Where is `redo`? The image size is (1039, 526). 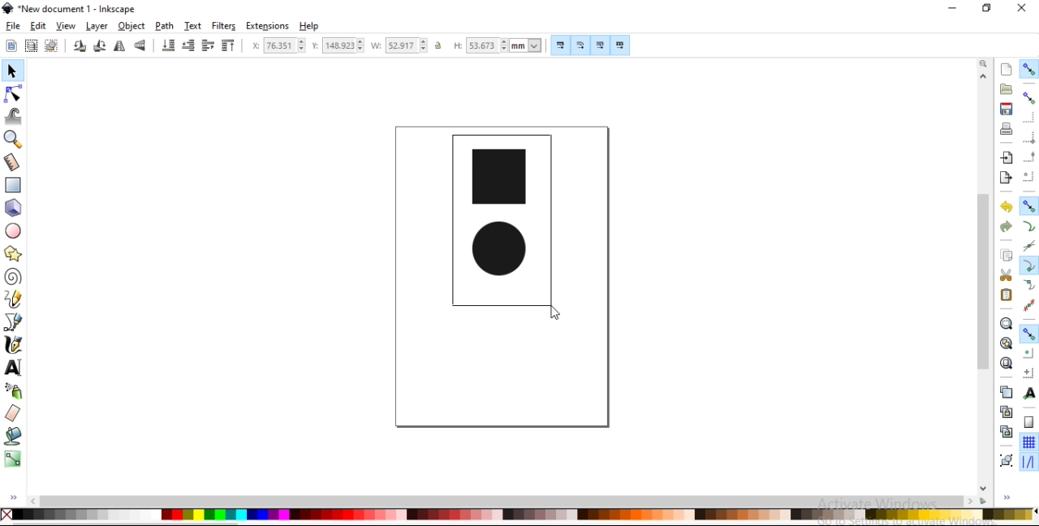
redo is located at coordinates (1004, 226).